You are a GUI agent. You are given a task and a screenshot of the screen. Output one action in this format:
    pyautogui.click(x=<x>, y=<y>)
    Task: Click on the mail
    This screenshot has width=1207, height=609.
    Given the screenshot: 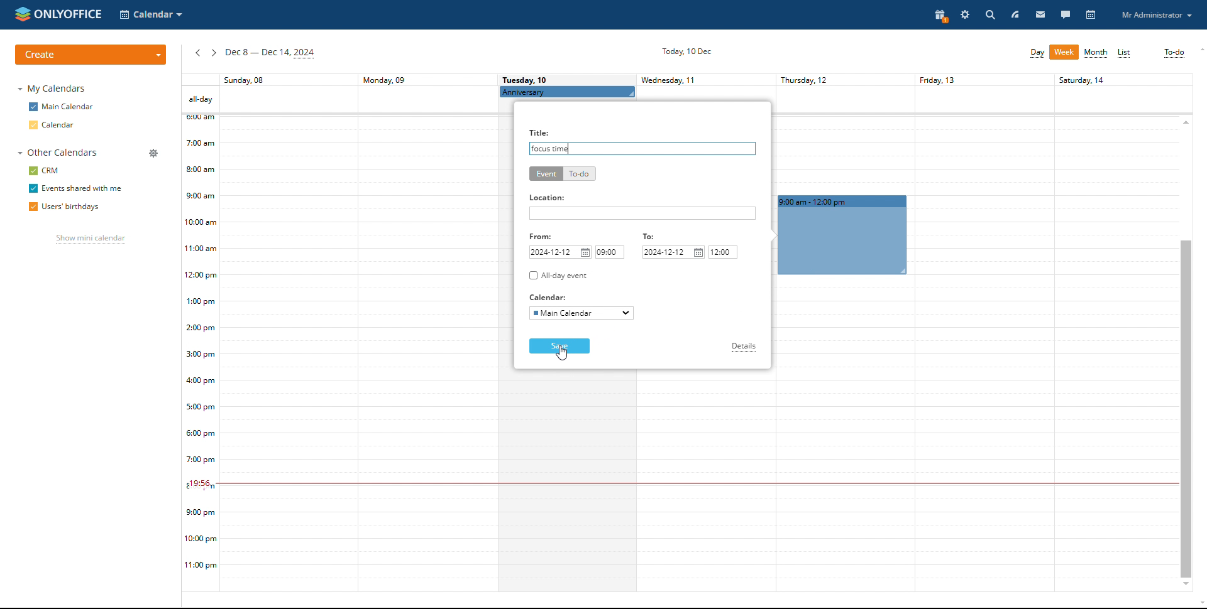 What is the action you would take?
    pyautogui.click(x=1040, y=14)
    